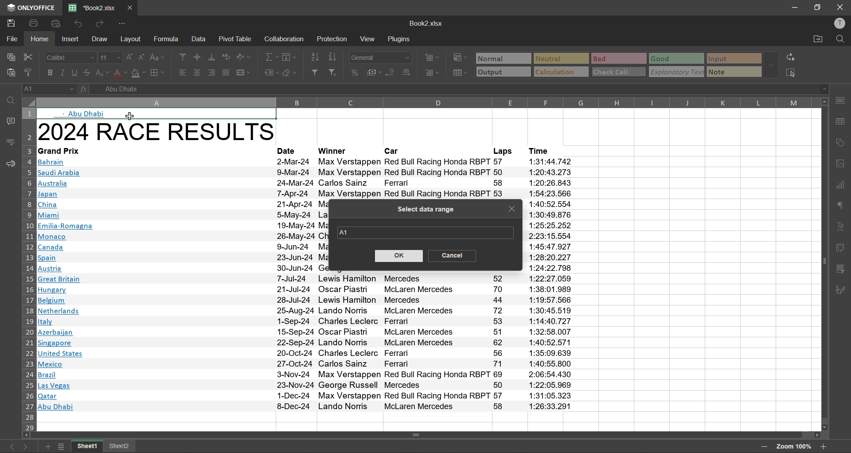  What do you see at coordinates (24, 446) in the screenshot?
I see `next` at bounding box center [24, 446].